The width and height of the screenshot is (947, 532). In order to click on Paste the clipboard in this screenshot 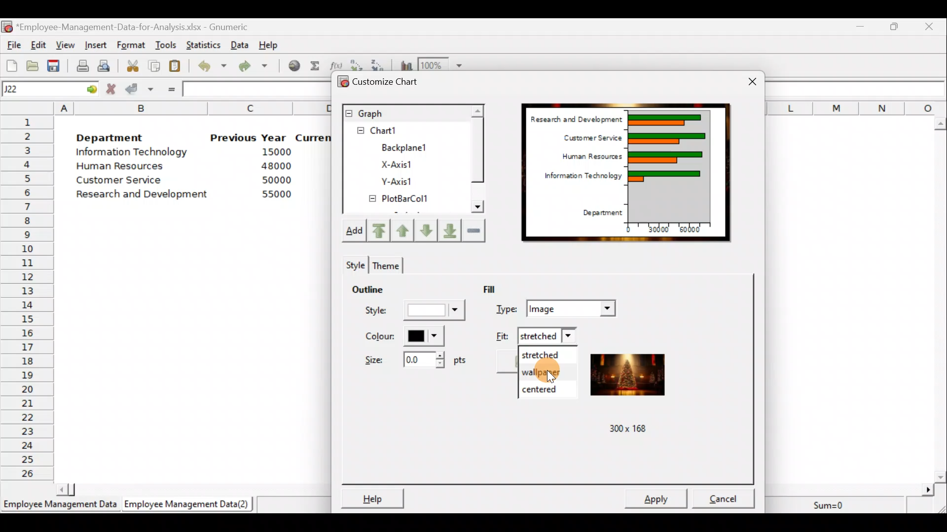, I will do `click(178, 67)`.